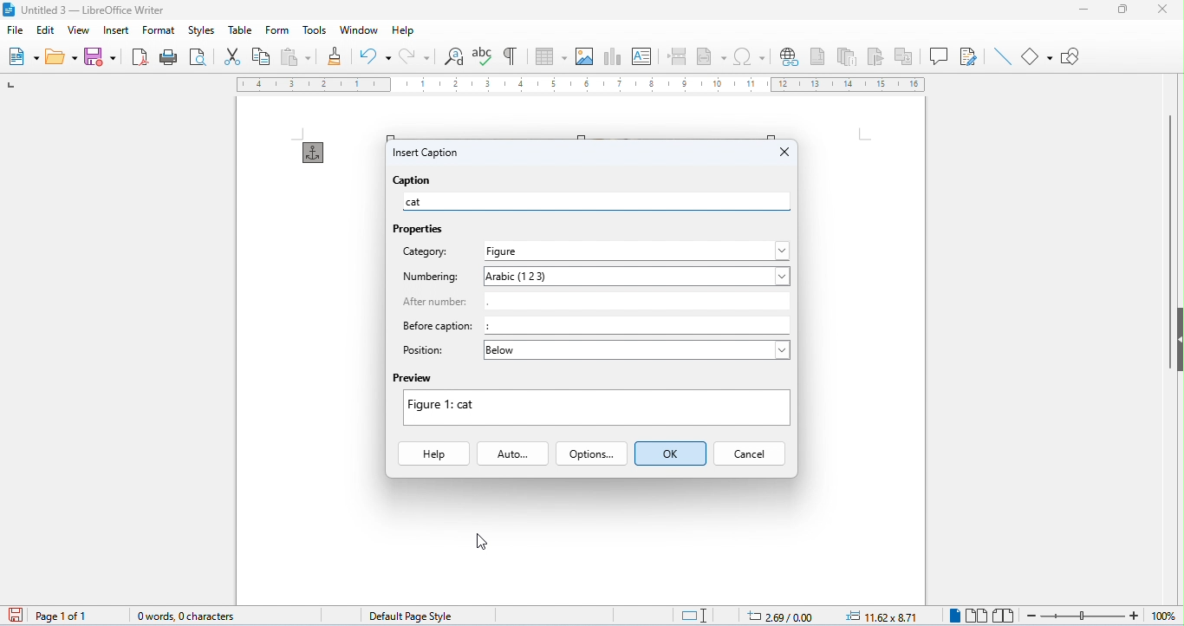 This screenshot has width=1184, height=626. What do you see at coordinates (413, 55) in the screenshot?
I see `redo` at bounding box center [413, 55].